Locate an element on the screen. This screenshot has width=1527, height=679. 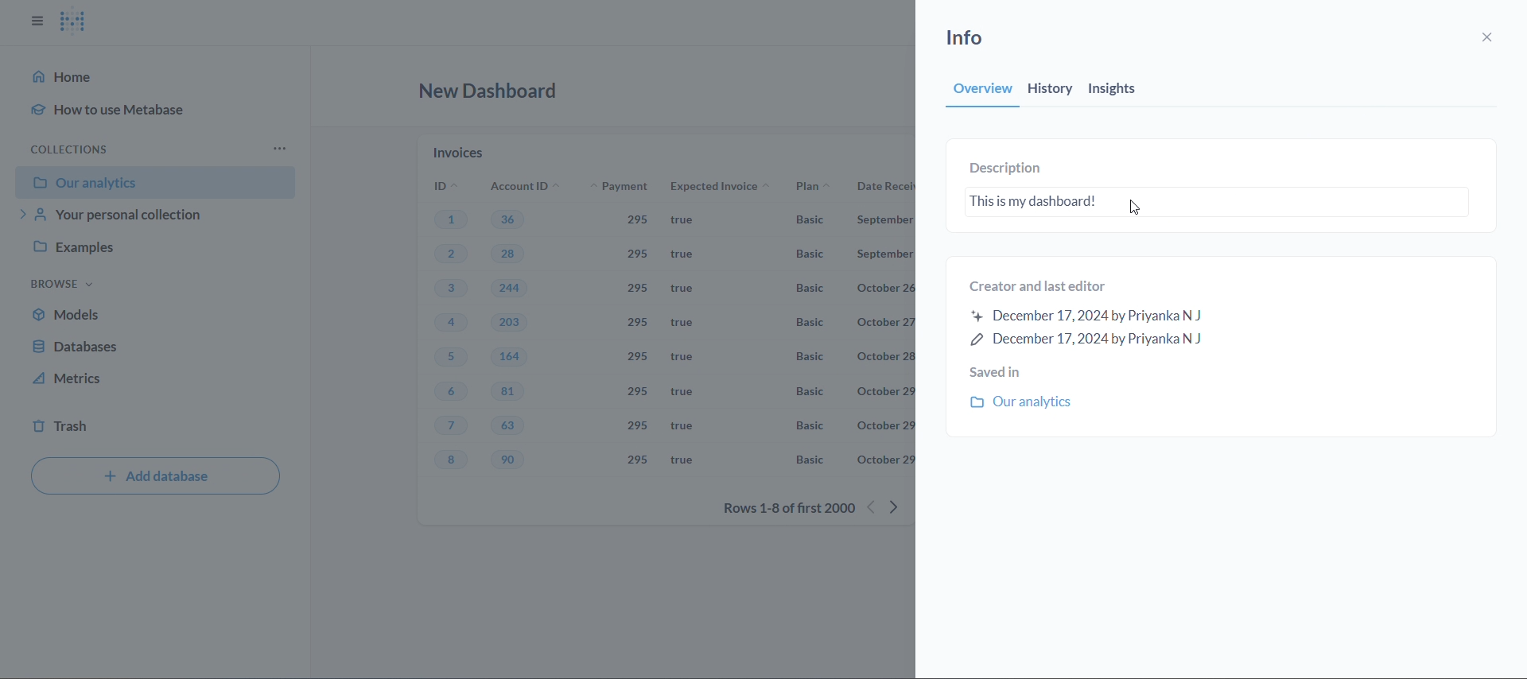
collection is located at coordinates (74, 147).